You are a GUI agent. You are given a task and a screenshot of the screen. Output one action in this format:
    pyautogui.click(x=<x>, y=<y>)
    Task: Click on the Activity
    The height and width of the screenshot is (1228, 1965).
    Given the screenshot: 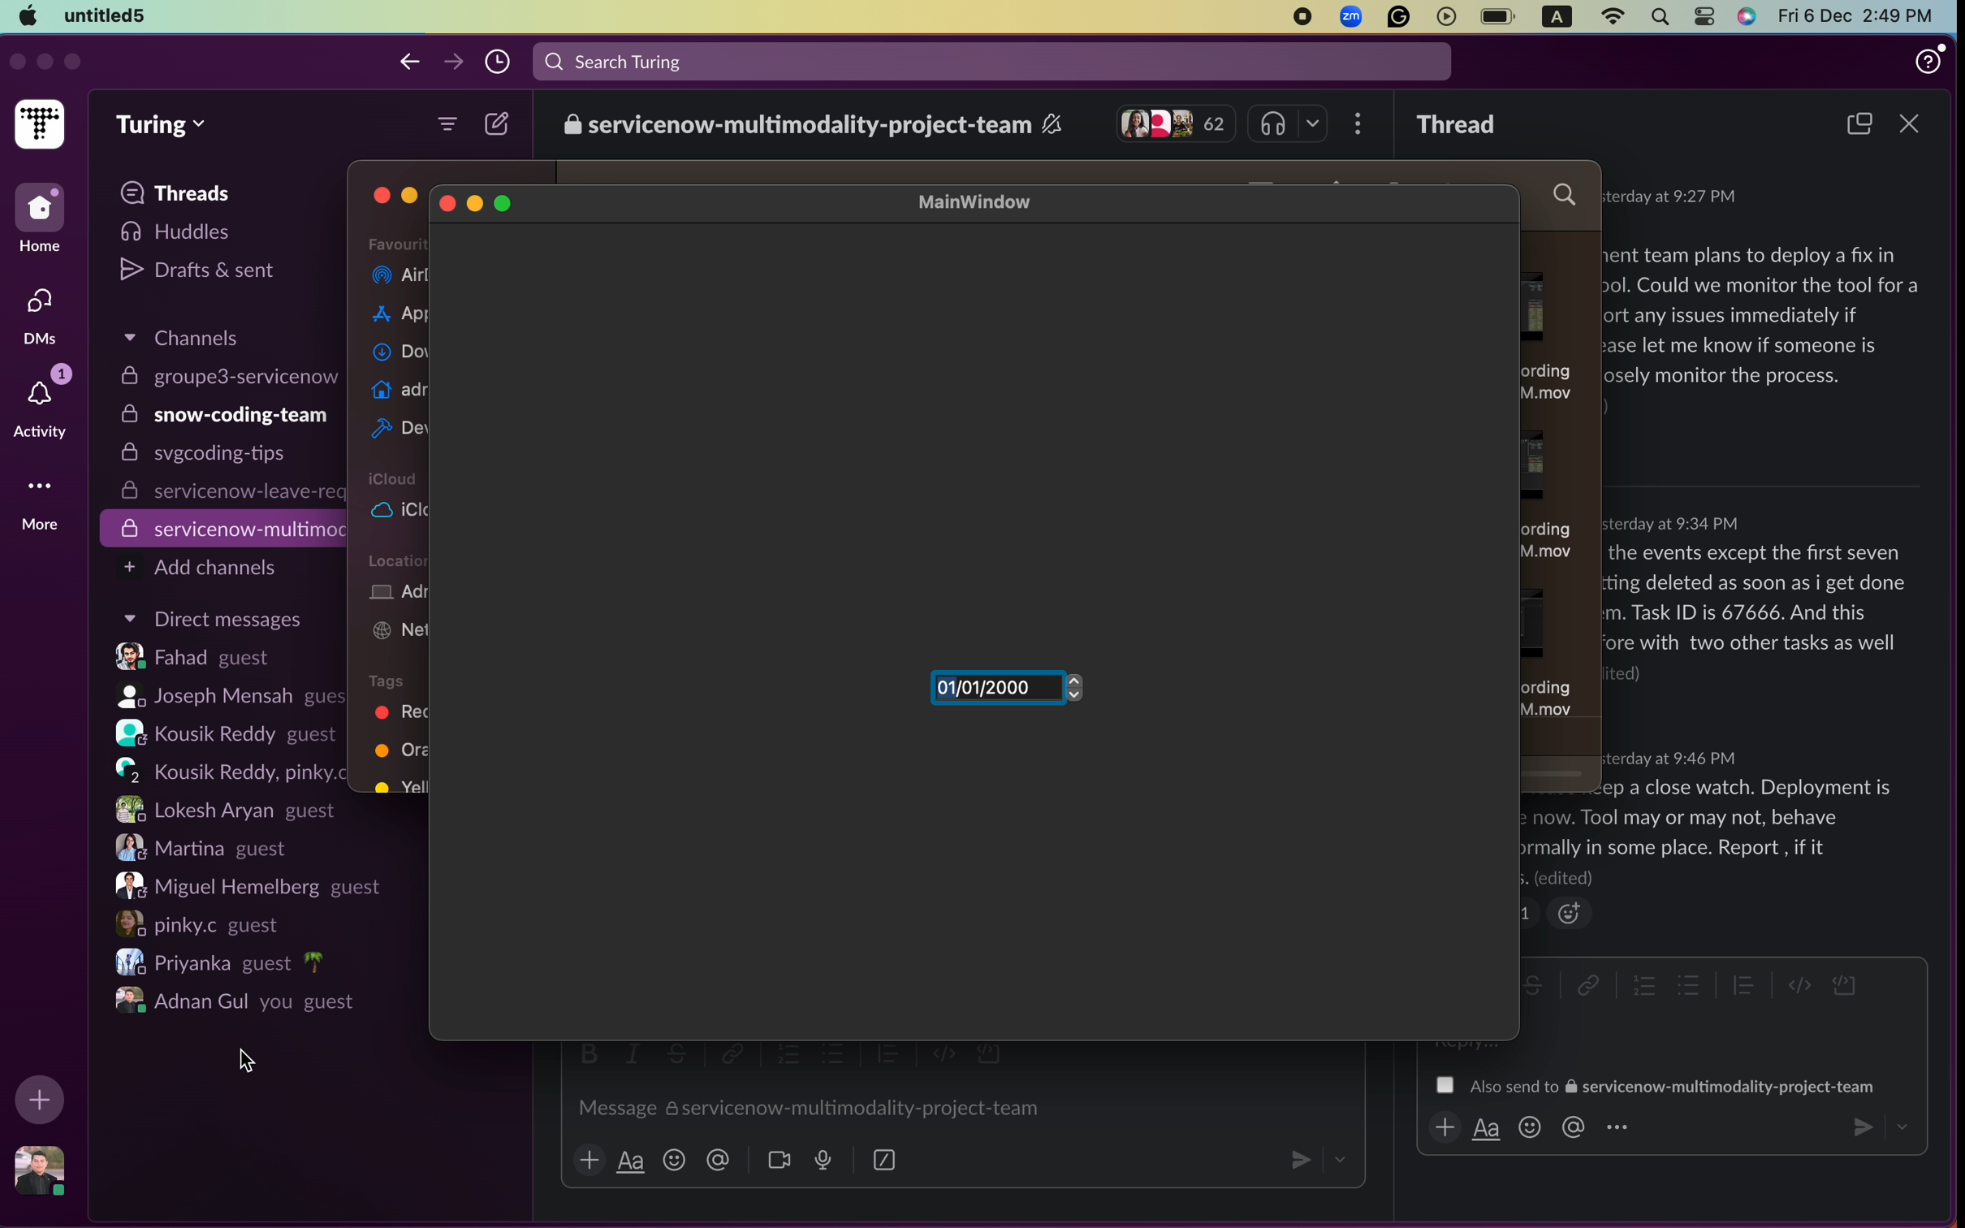 What is the action you would take?
    pyautogui.click(x=45, y=404)
    